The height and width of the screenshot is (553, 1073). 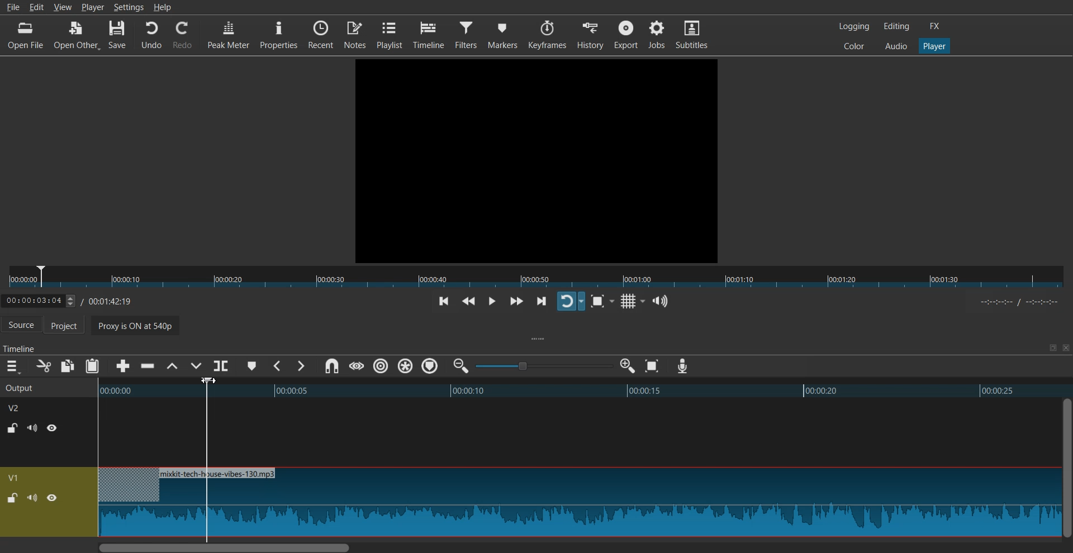 I want to click on Copy, so click(x=68, y=366).